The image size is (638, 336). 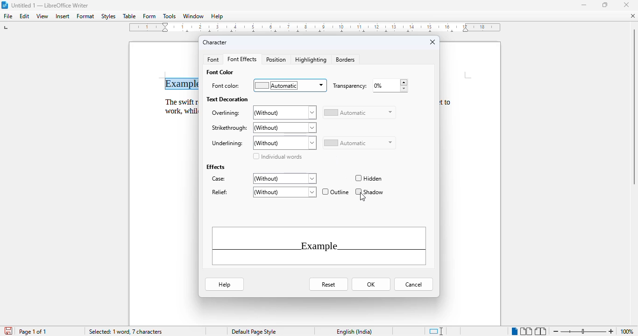 I want to click on format, so click(x=86, y=16).